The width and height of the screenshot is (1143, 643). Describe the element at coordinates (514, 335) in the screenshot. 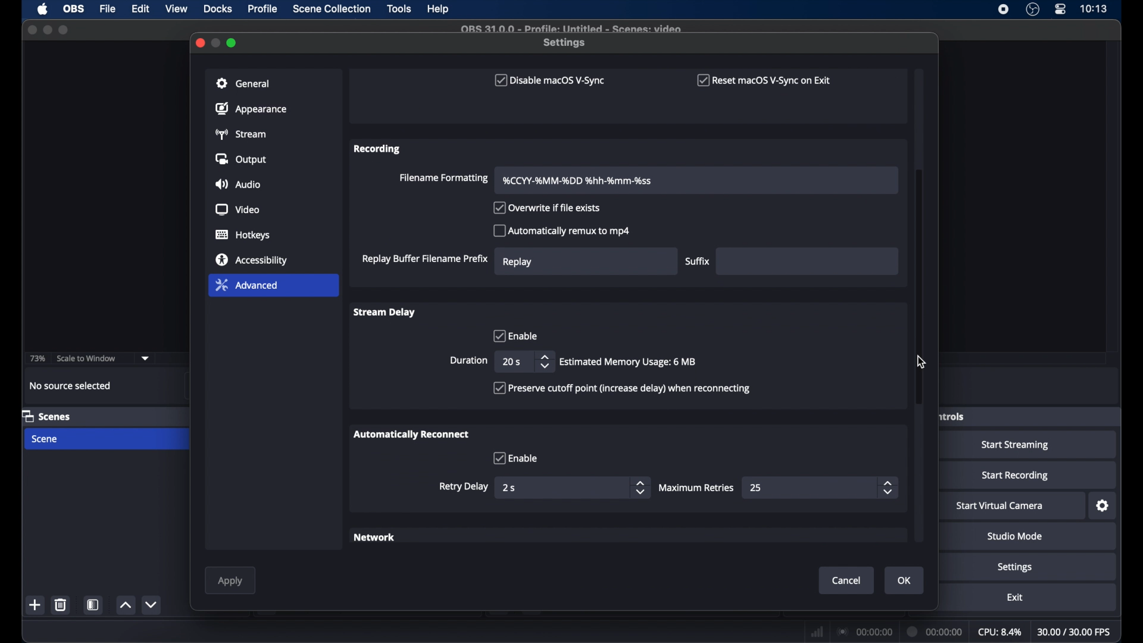

I see `enable` at that location.